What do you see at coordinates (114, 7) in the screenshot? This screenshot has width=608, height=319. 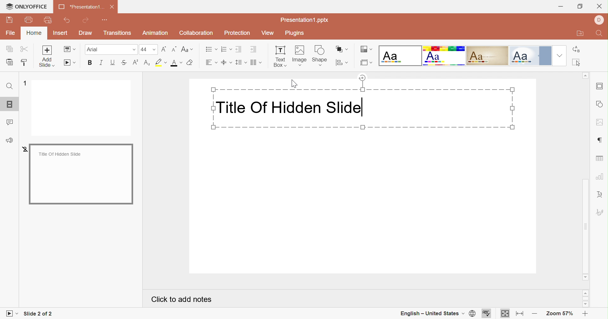 I see `Close` at bounding box center [114, 7].